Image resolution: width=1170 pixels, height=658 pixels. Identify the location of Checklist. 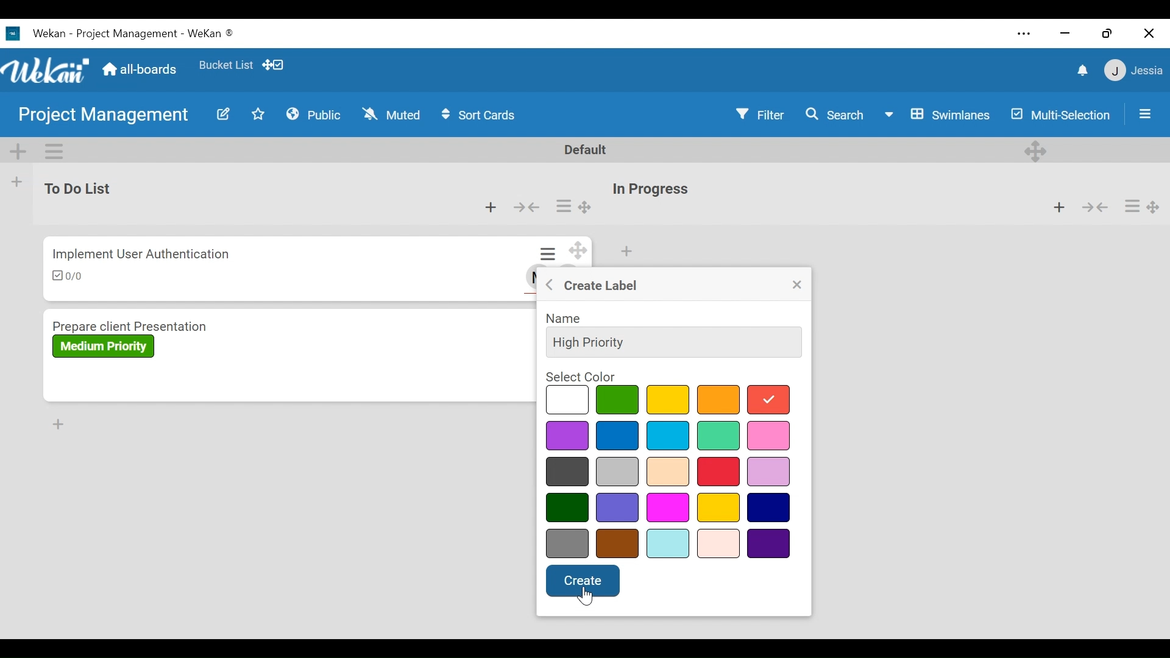
(71, 277).